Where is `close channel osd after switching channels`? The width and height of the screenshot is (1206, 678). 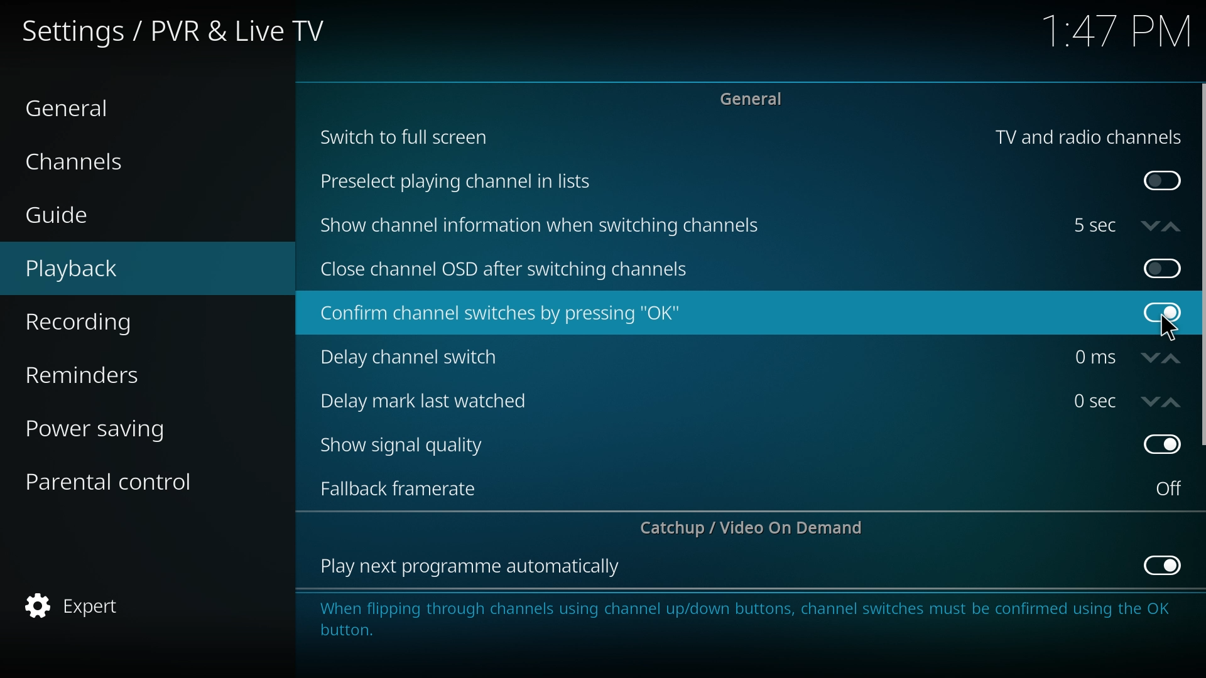 close channel osd after switching channels is located at coordinates (508, 271).